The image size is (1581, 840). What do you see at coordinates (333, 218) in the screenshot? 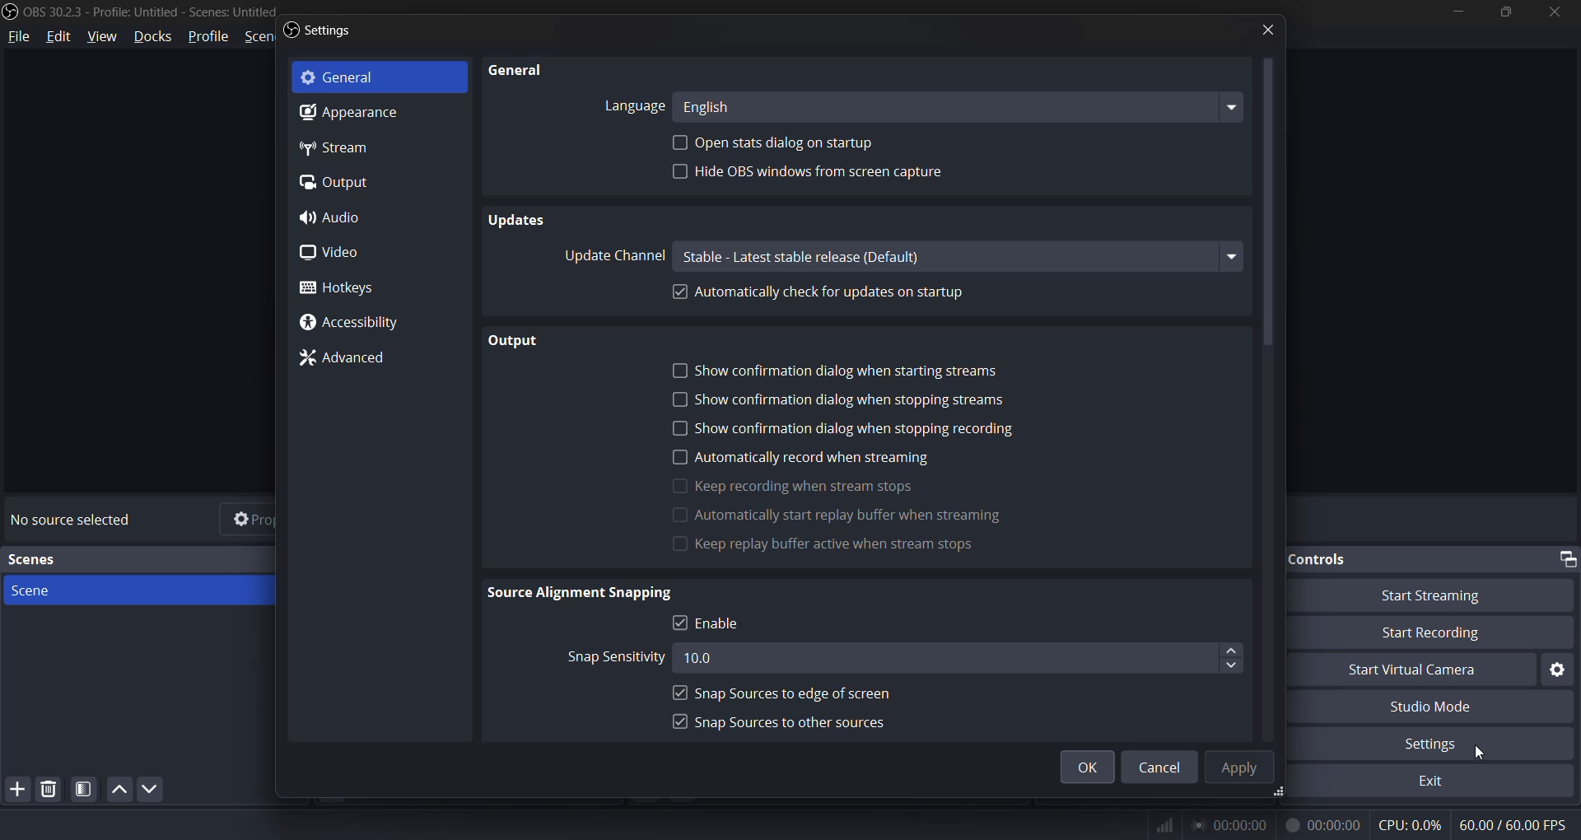
I see `audio` at bounding box center [333, 218].